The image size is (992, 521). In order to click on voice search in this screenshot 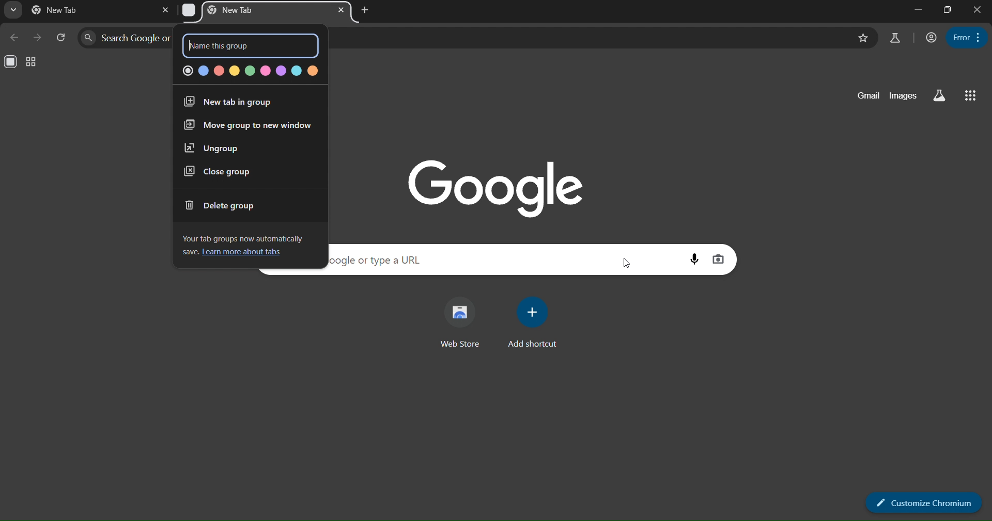, I will do `click(693, 259)`.